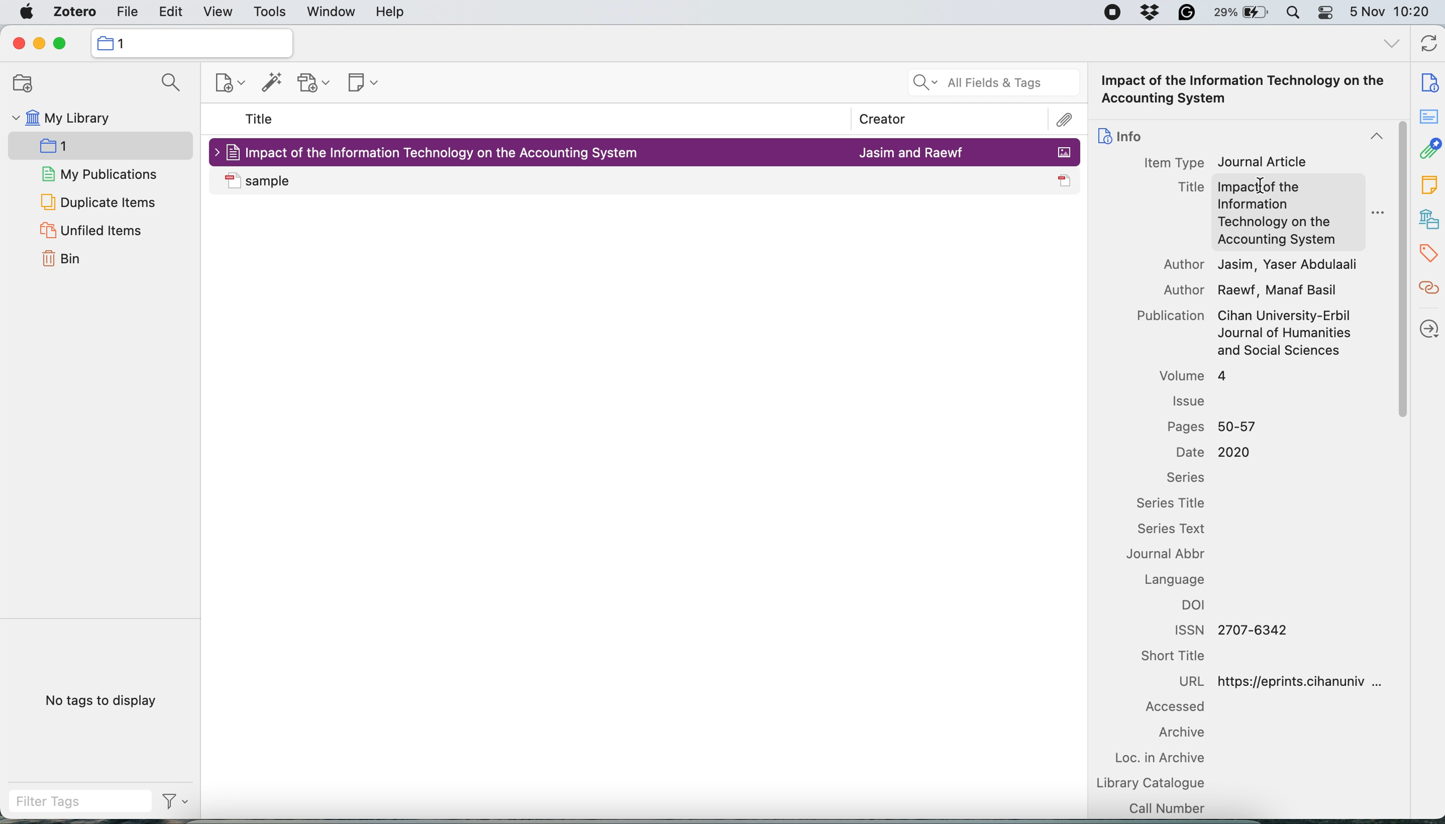  Describe the element at coordinates (1211, 427) in the screenshot. I see `Pages 50-57` at that location.